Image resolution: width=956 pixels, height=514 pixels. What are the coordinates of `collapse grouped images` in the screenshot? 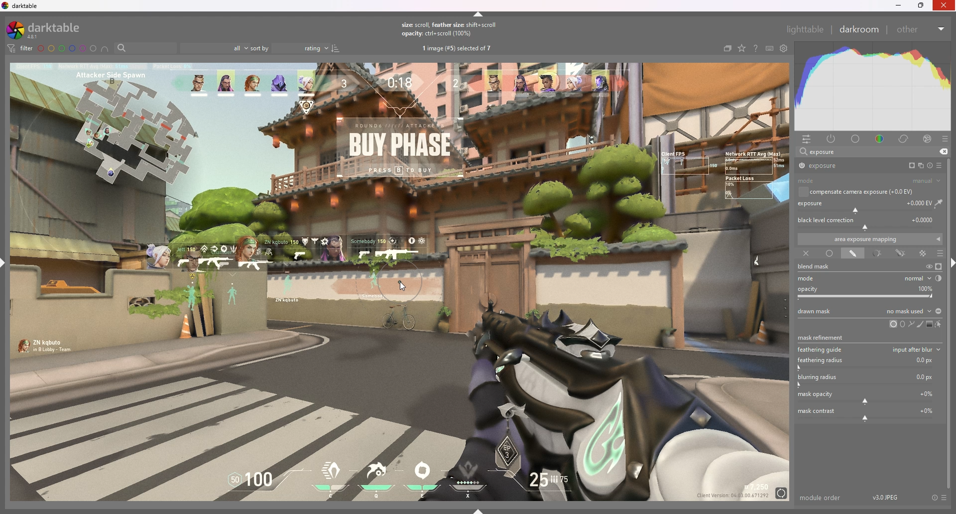 It's located at (727, 49).